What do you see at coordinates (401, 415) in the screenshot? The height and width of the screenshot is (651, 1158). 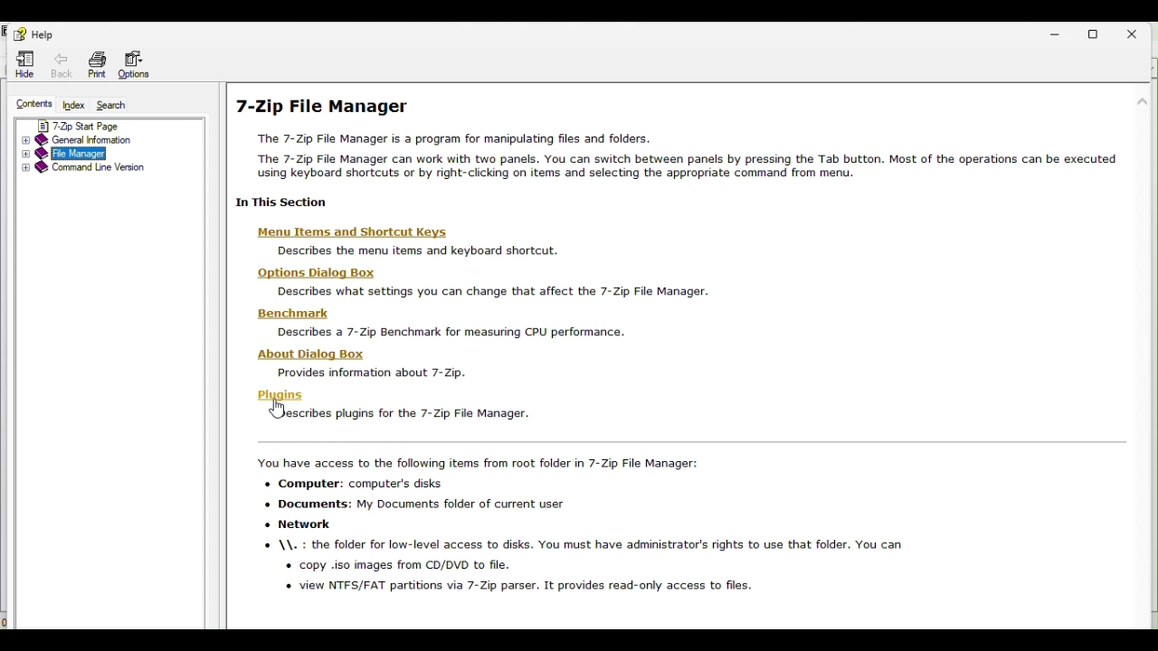 I see `| SJescribes plugins for the 7-Zip File Manager.` at bounding box center [401, 415].